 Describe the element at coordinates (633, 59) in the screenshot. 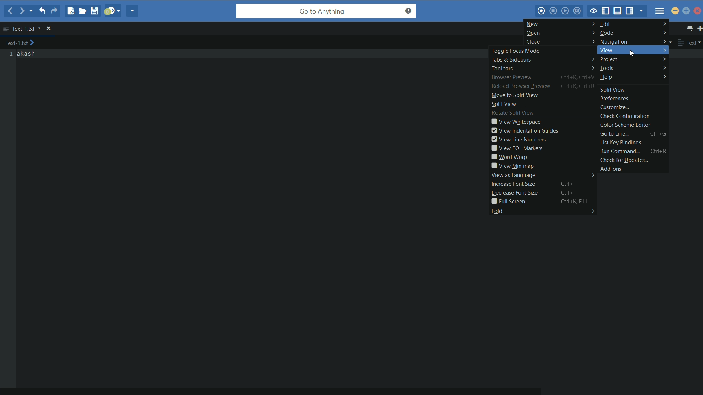

I see `project` at that location.